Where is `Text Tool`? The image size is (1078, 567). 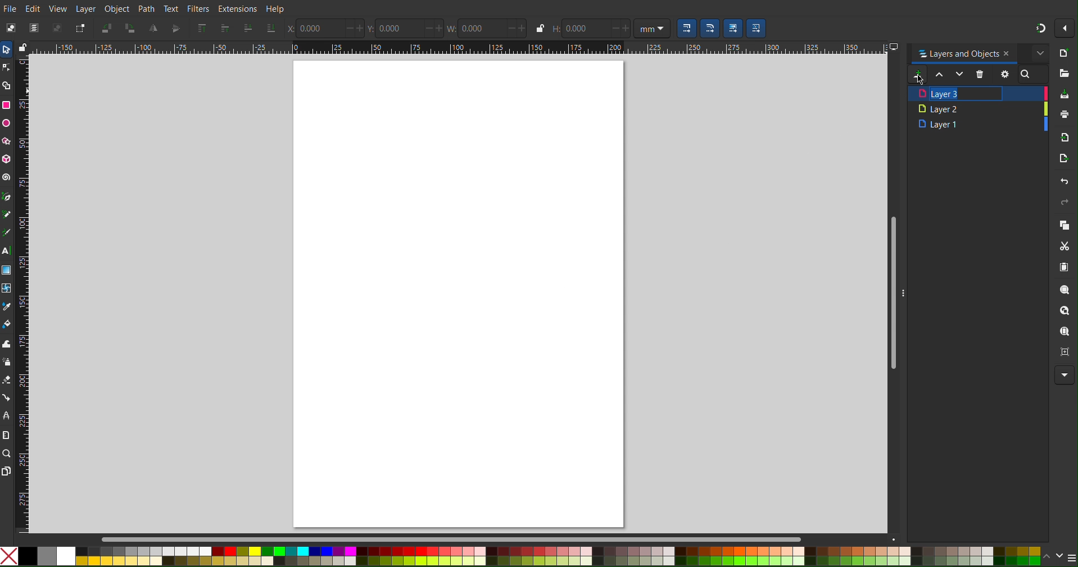 Text Tool is located at coordinates (10, 249).